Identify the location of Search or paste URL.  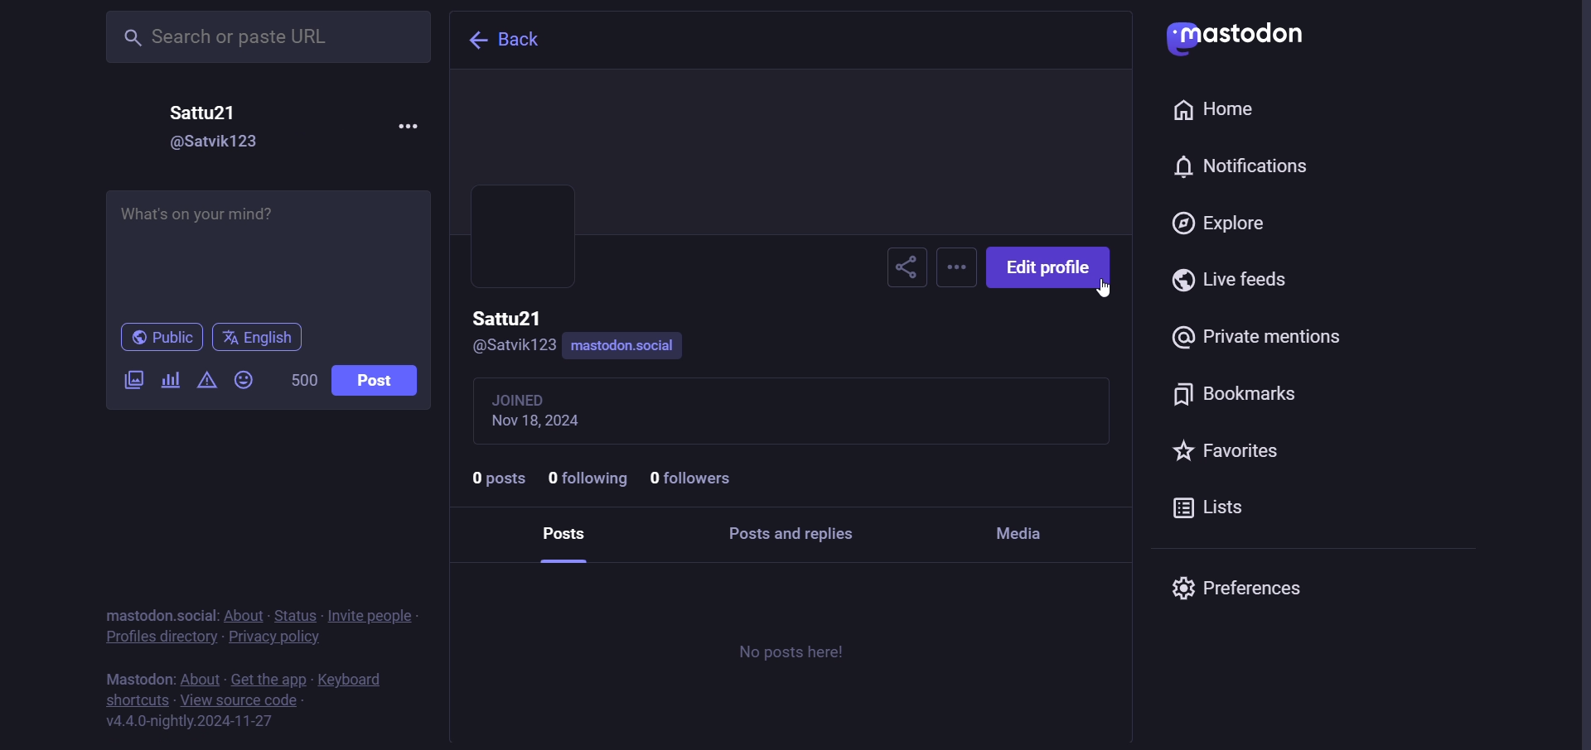
(271, 38).